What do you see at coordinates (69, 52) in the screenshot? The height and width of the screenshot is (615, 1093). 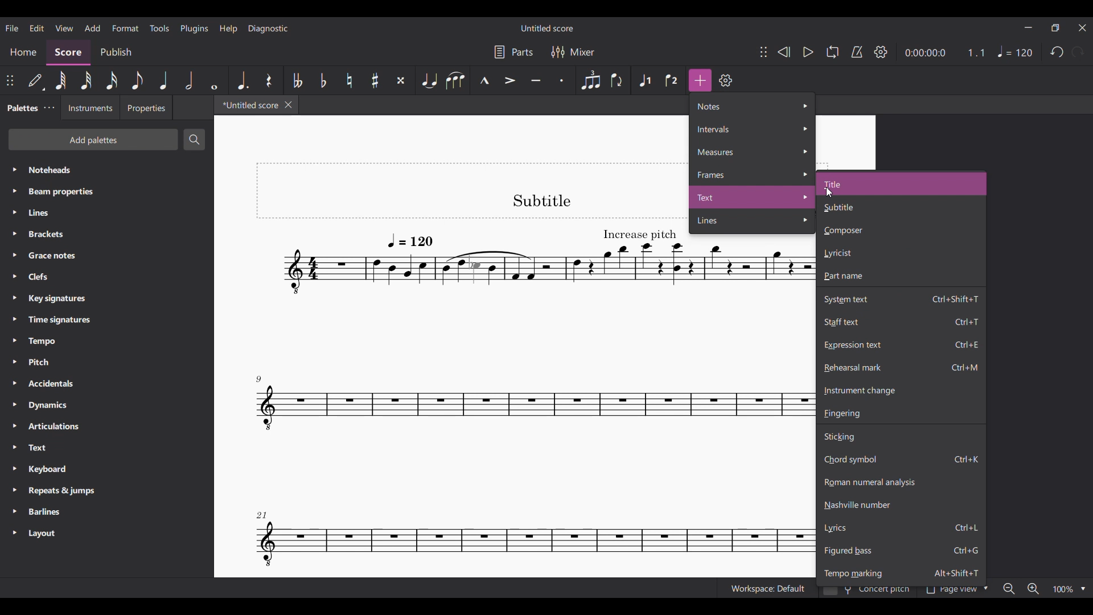 I see `Score, current section highlighted` at bounding box center [69, 52].